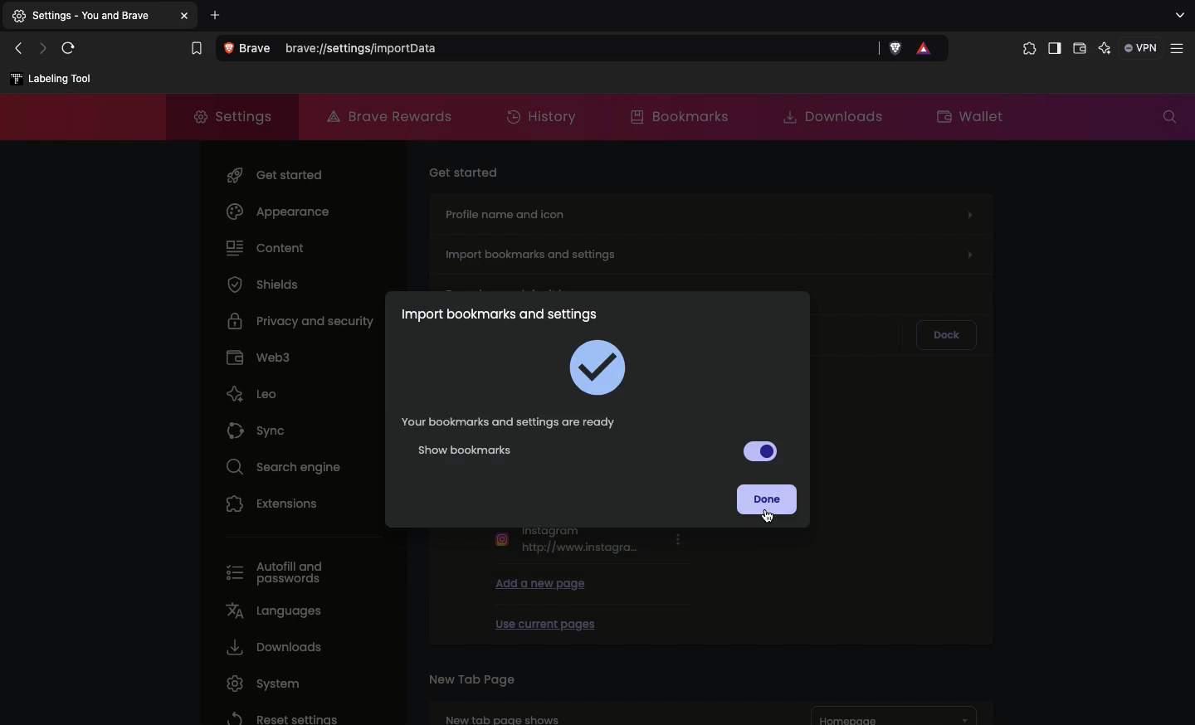 This screenshot has width=1195, height=725. I want to click on Click to go back, hold to see history, so click(17, 49).